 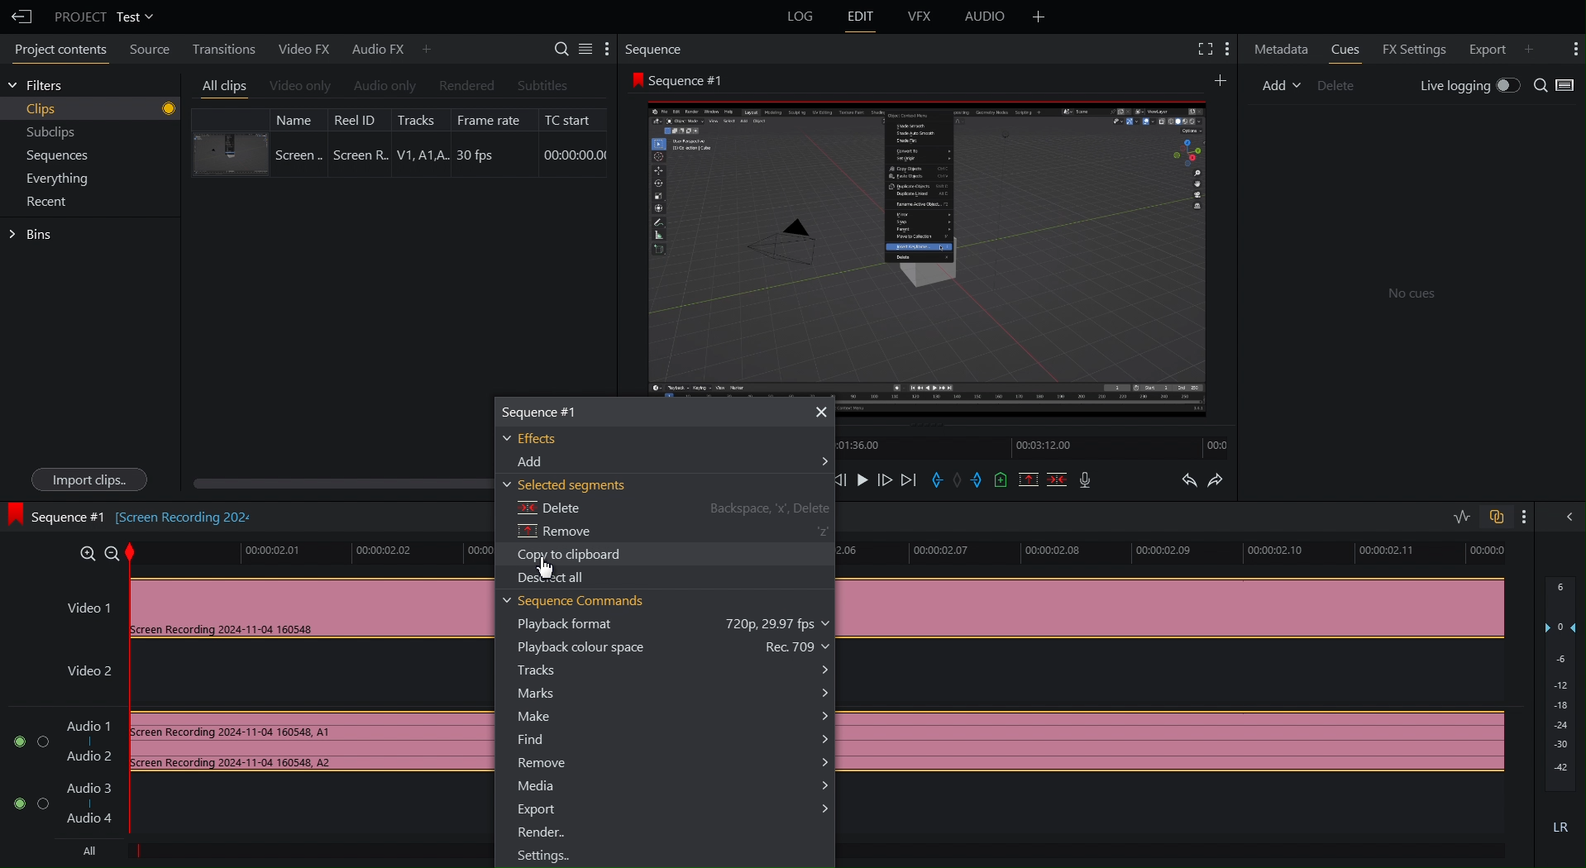 I want to click on Sequence#1 [Screen recording 202, so click(x=137, y=519).